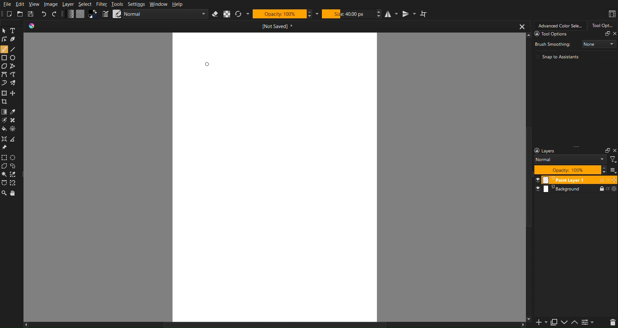 This screenshot has height=328, width=618. Describe the element at coordinates (81, 14) in the screenshot. I see `Color Settings` at that location.